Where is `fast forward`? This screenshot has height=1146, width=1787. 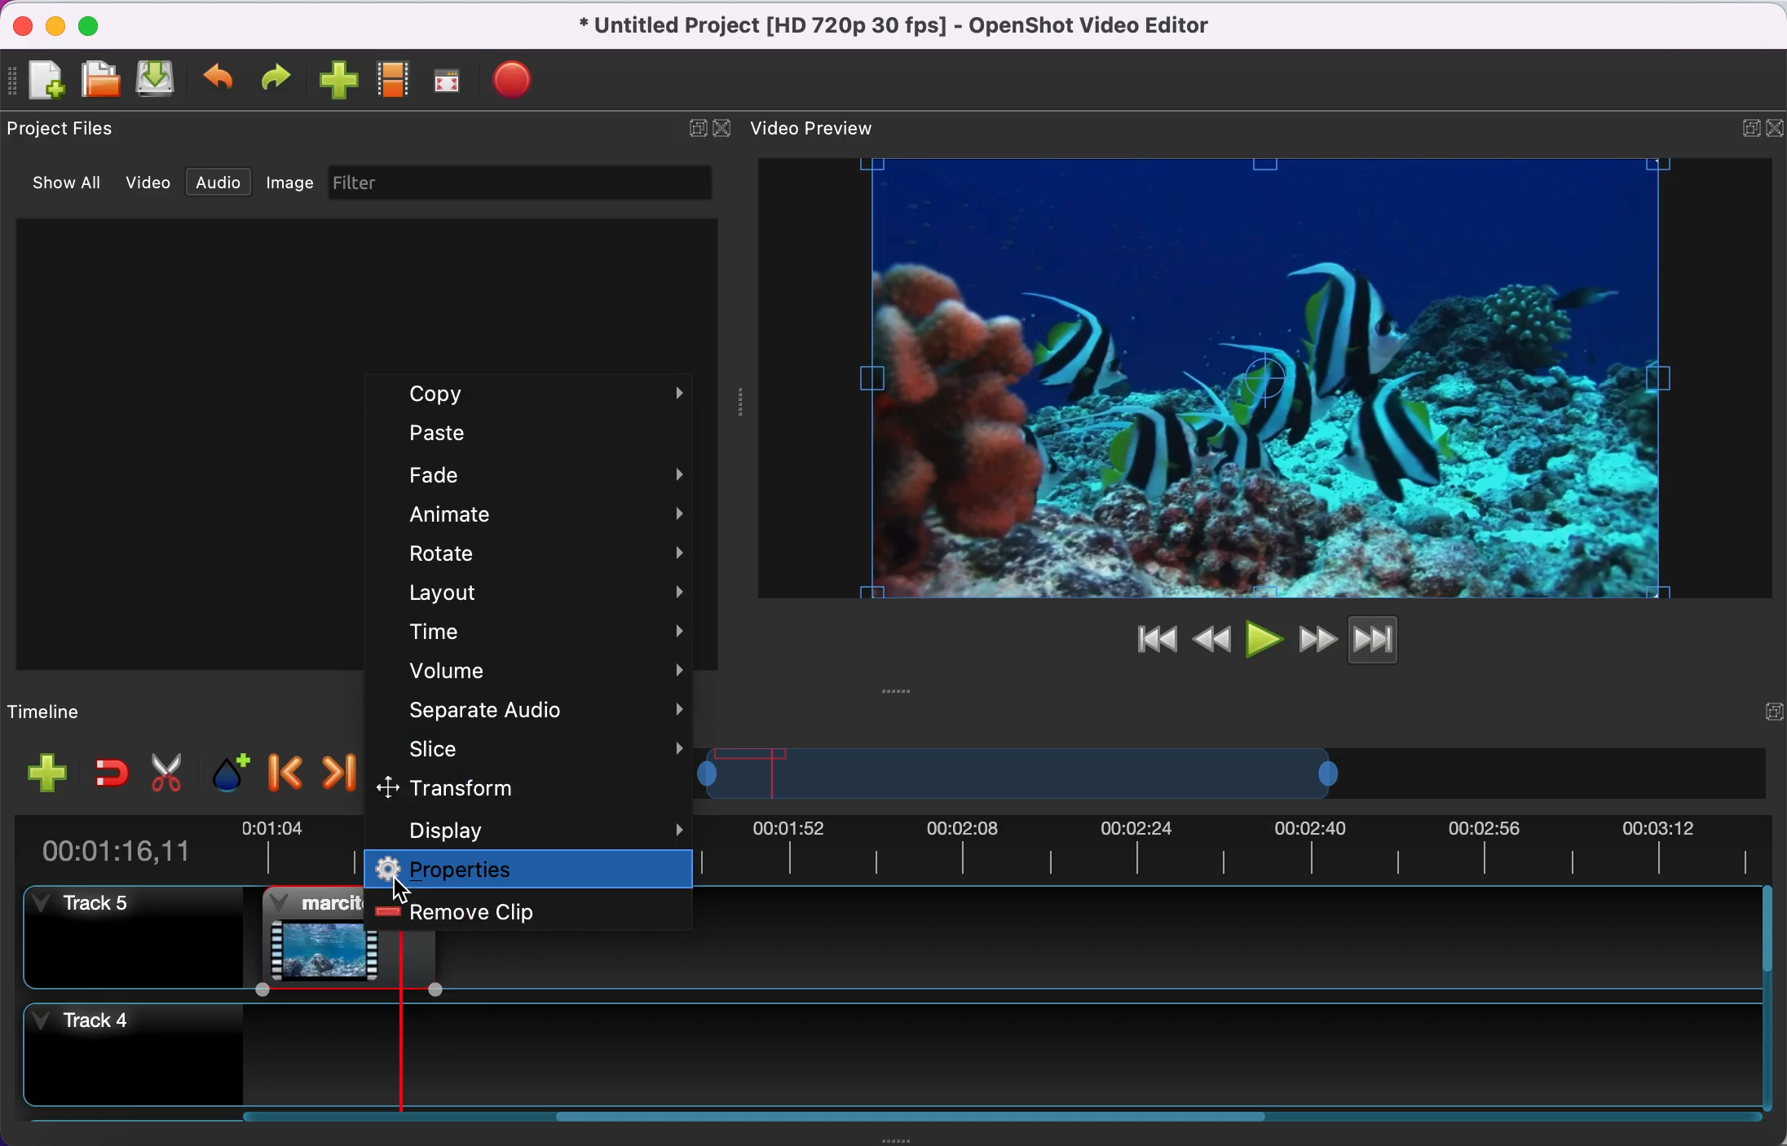 fast forward is located at coordinates (1314, 637).